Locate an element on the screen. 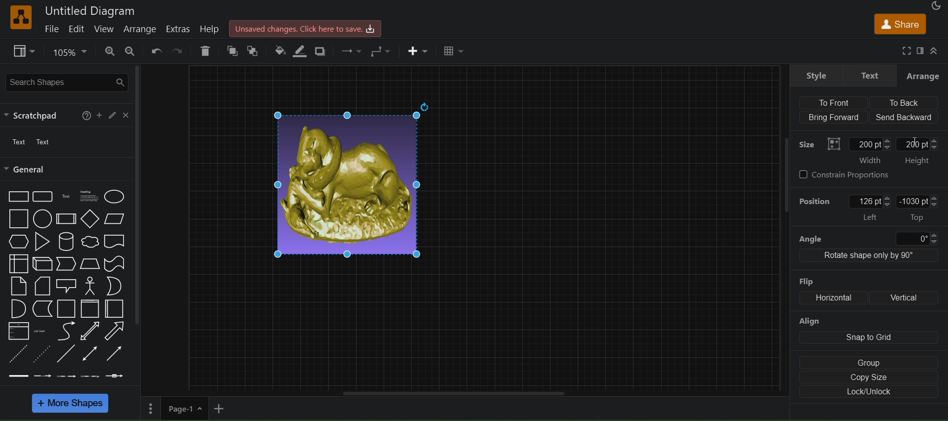 This screenshot has height=421, width=948. Add is located at coordinates (98, 116).